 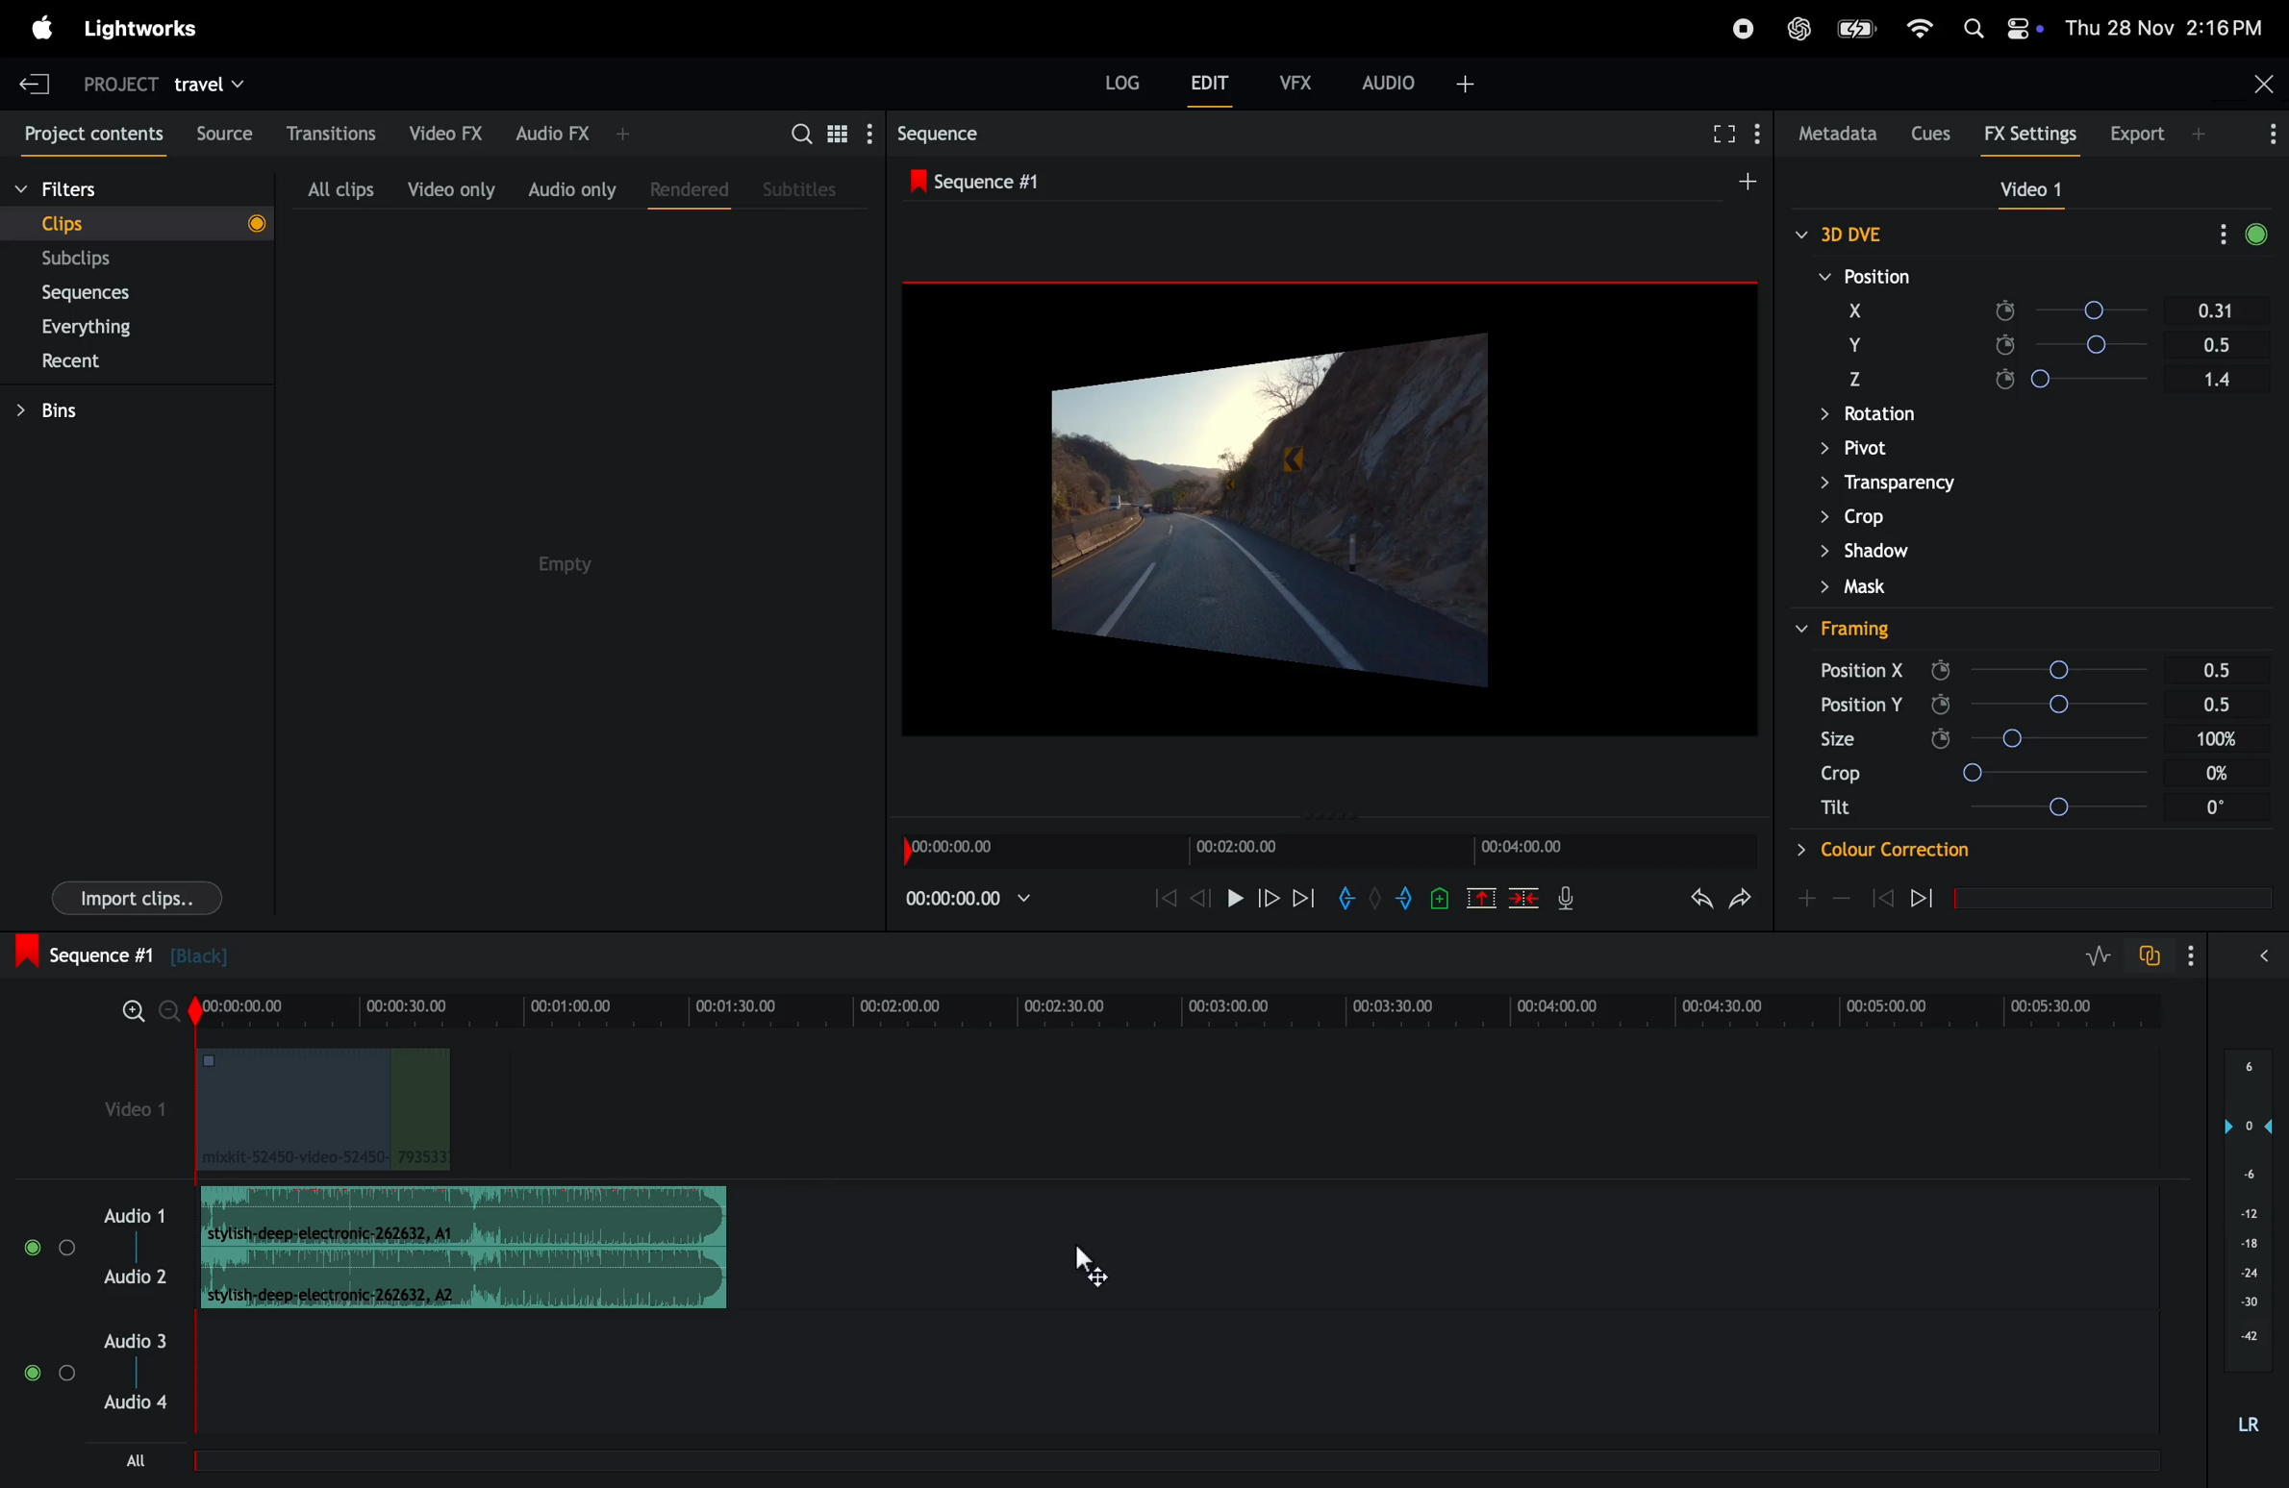 What do you see at coordinates (1920, 517) in the screenshot?
I see `color correction` at bounding box center [1920, 517].